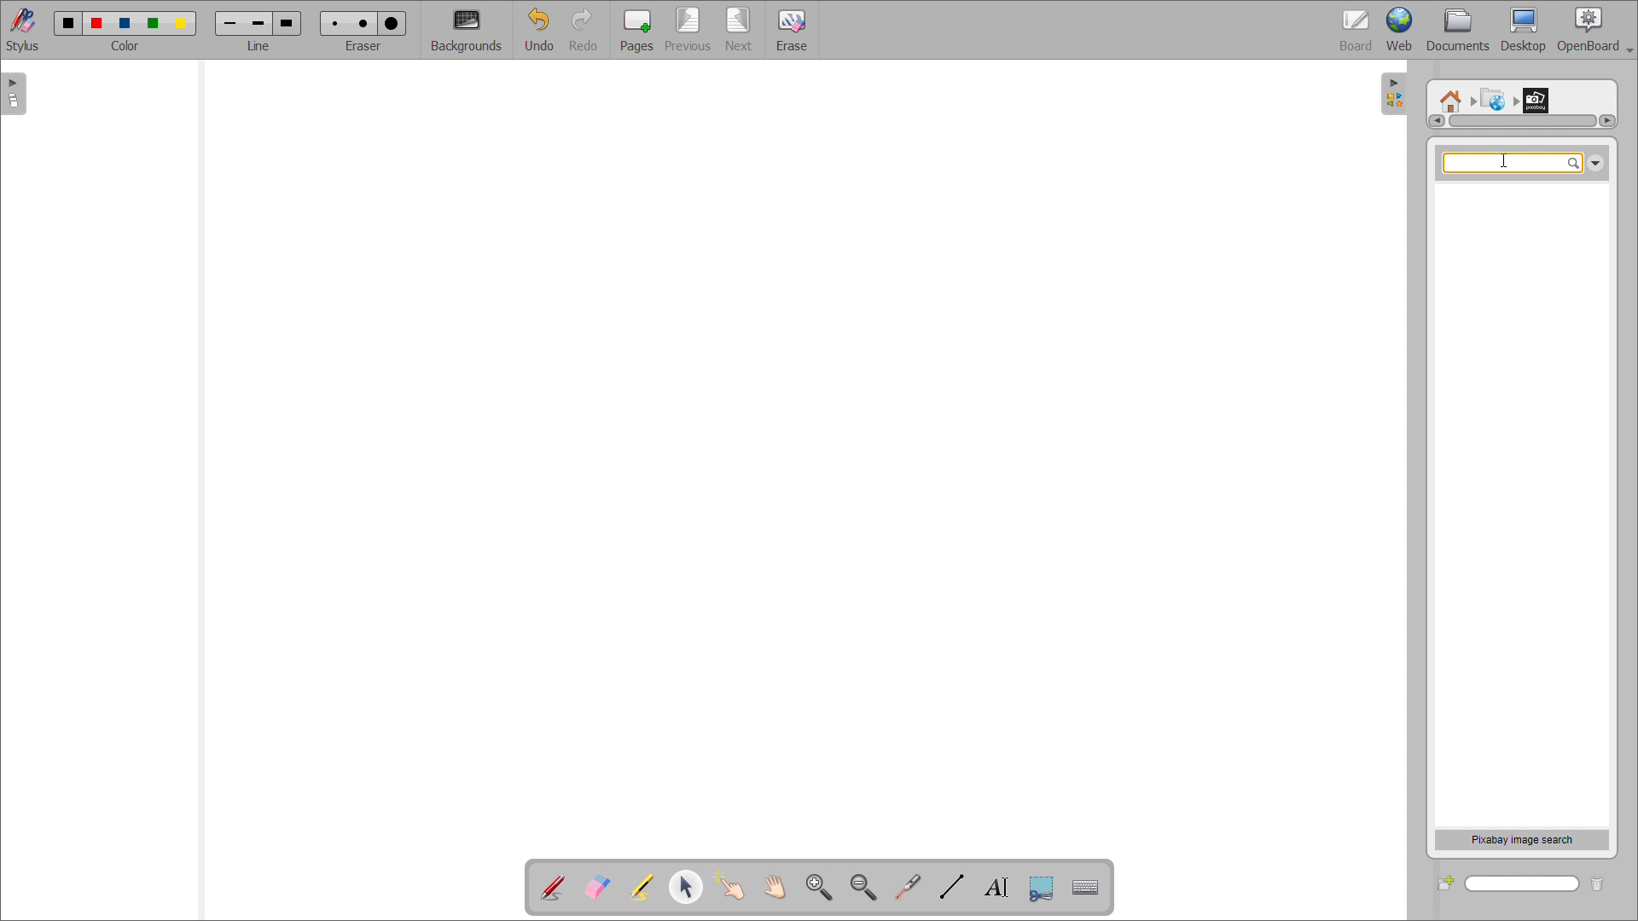 The width and height of the screenshot is (1638, 921). Describe the element at coordinates (1451, 95) in the screenshot. I see `Root` at that location.